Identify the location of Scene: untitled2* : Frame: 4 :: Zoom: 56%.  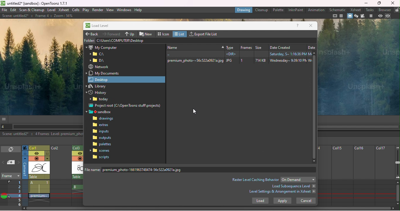
(37, 16).